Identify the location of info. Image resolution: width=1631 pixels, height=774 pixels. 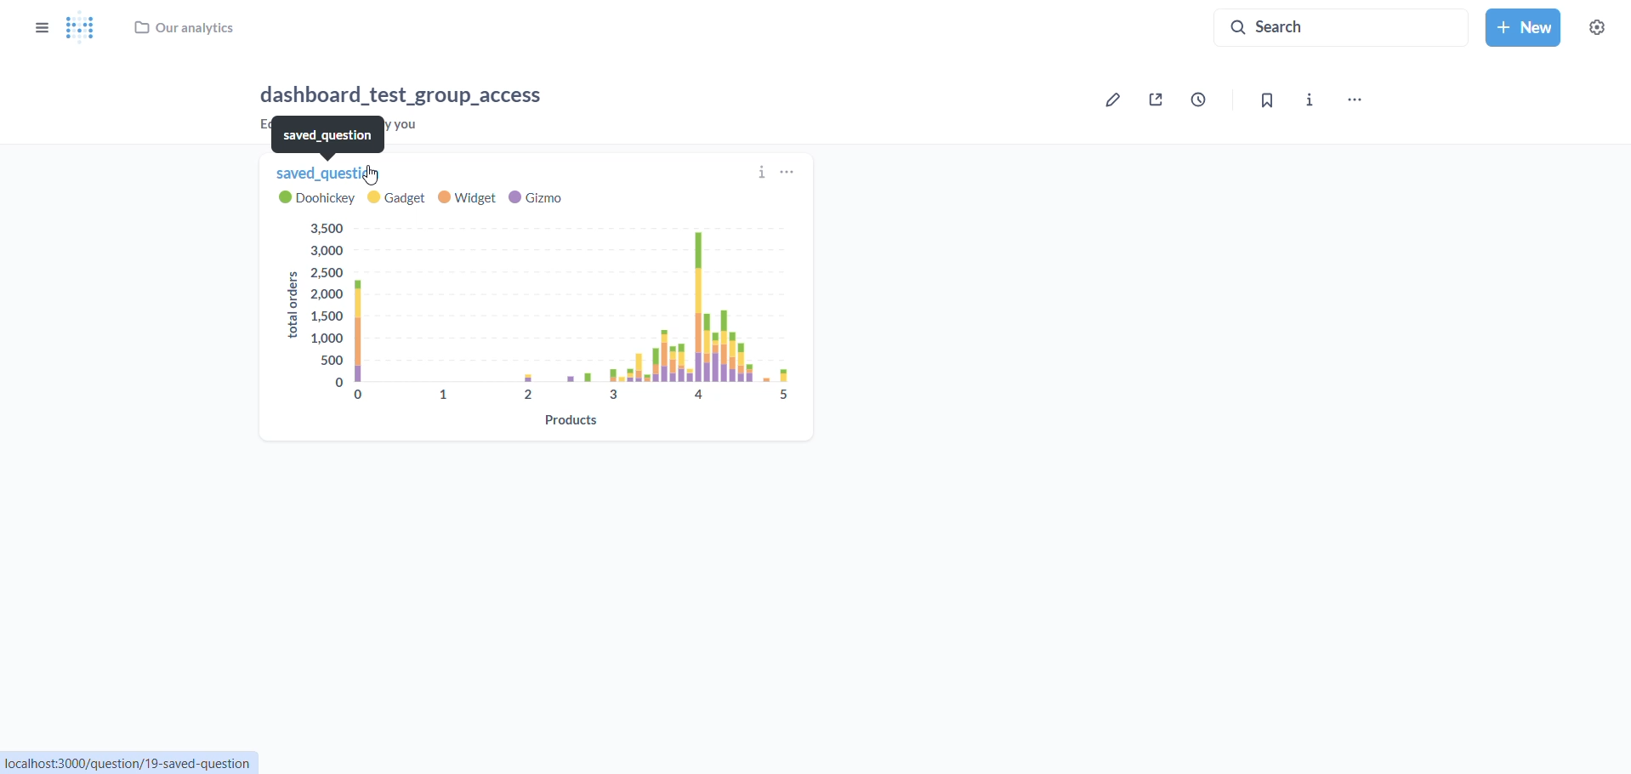
(1310, 100).